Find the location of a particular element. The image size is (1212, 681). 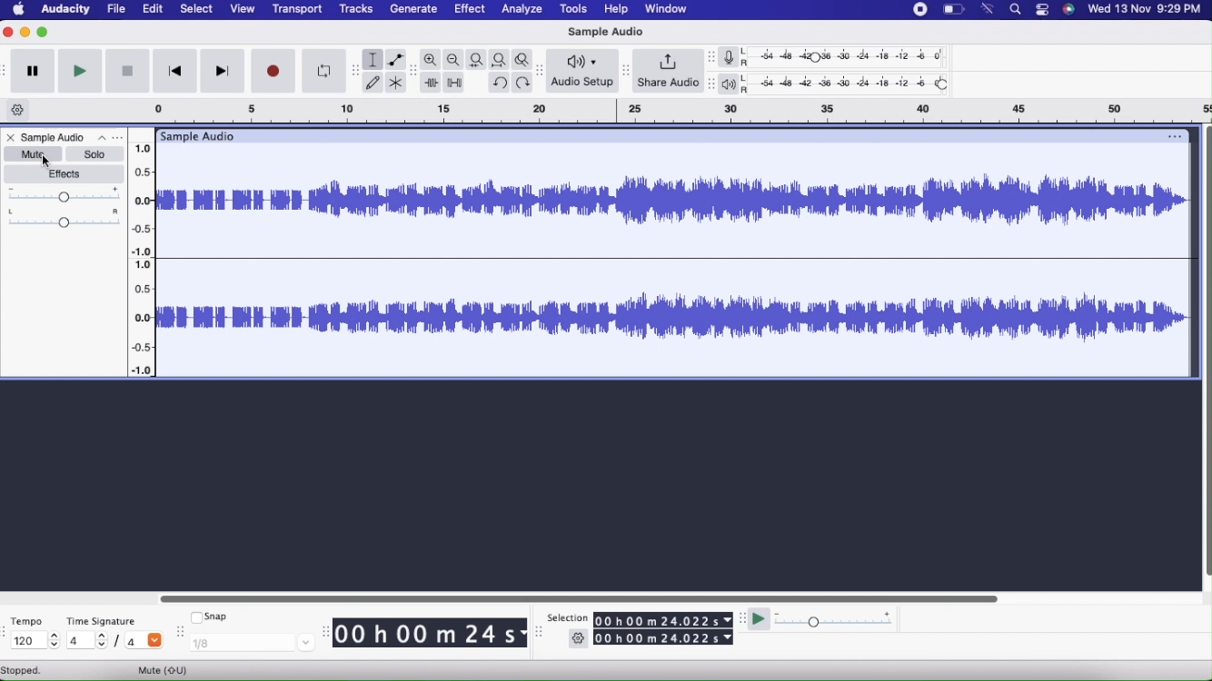

Record meter is located at coordinates (733, 56).